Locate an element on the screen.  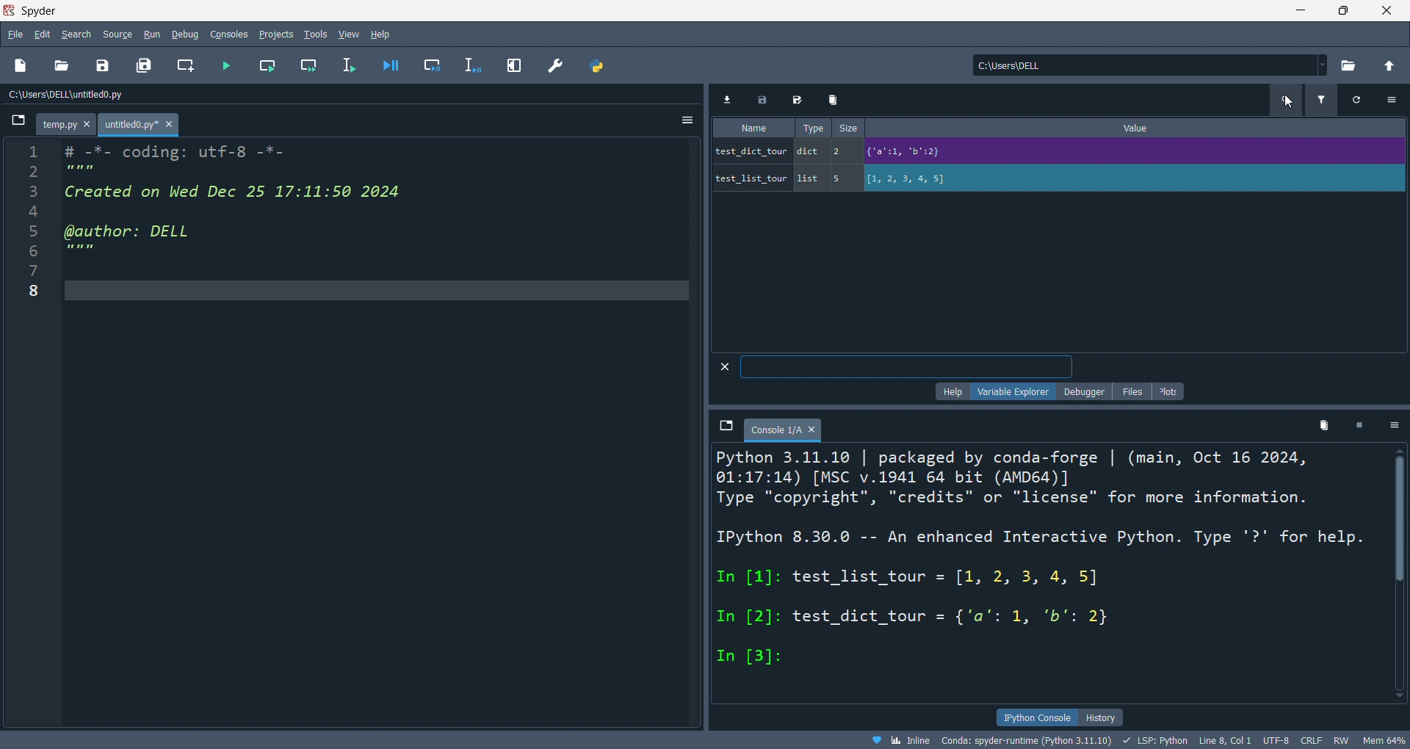
filter is located at coordinates (1316, 101).